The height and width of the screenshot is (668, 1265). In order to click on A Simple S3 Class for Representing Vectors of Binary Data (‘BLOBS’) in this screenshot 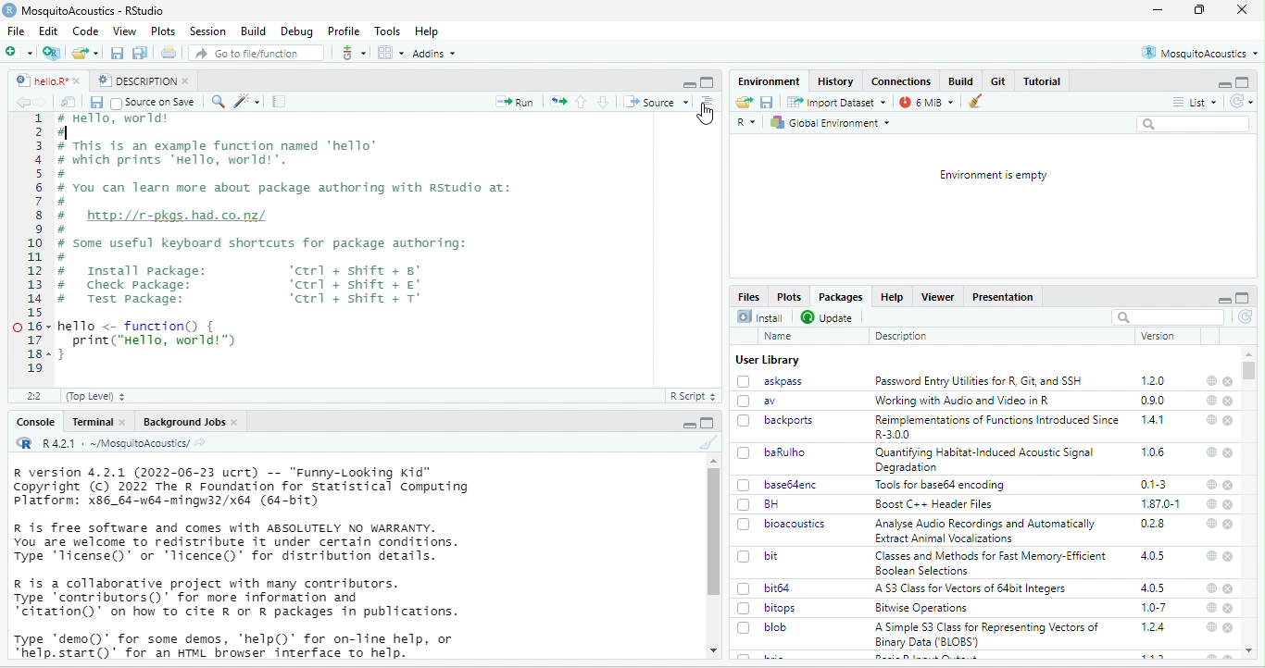, I will do `click(988, 635)`.